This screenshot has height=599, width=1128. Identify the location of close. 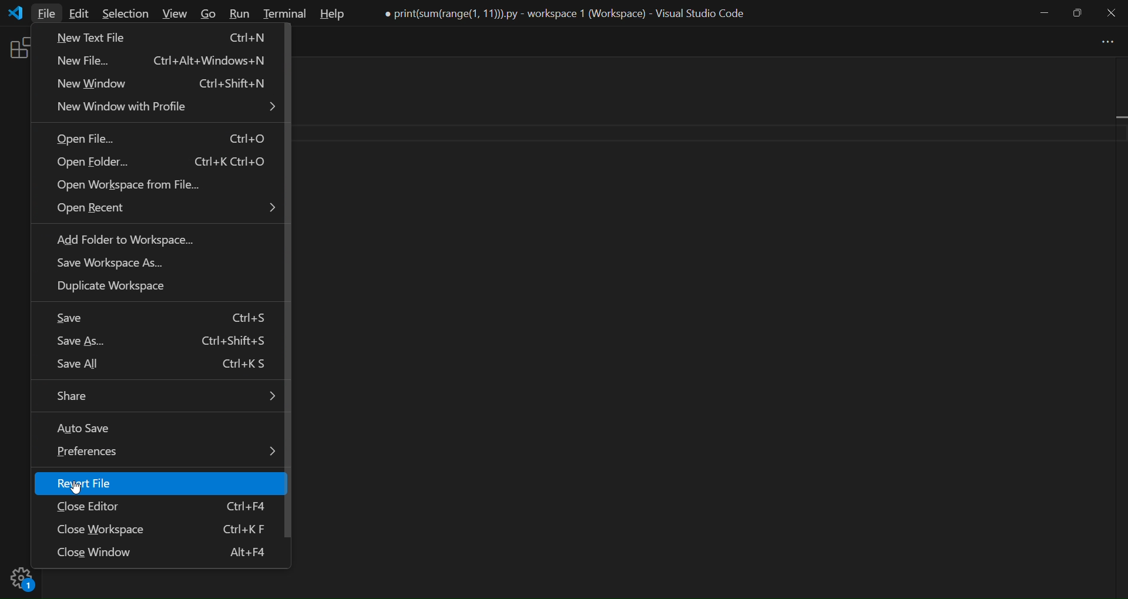
(1110, 14).